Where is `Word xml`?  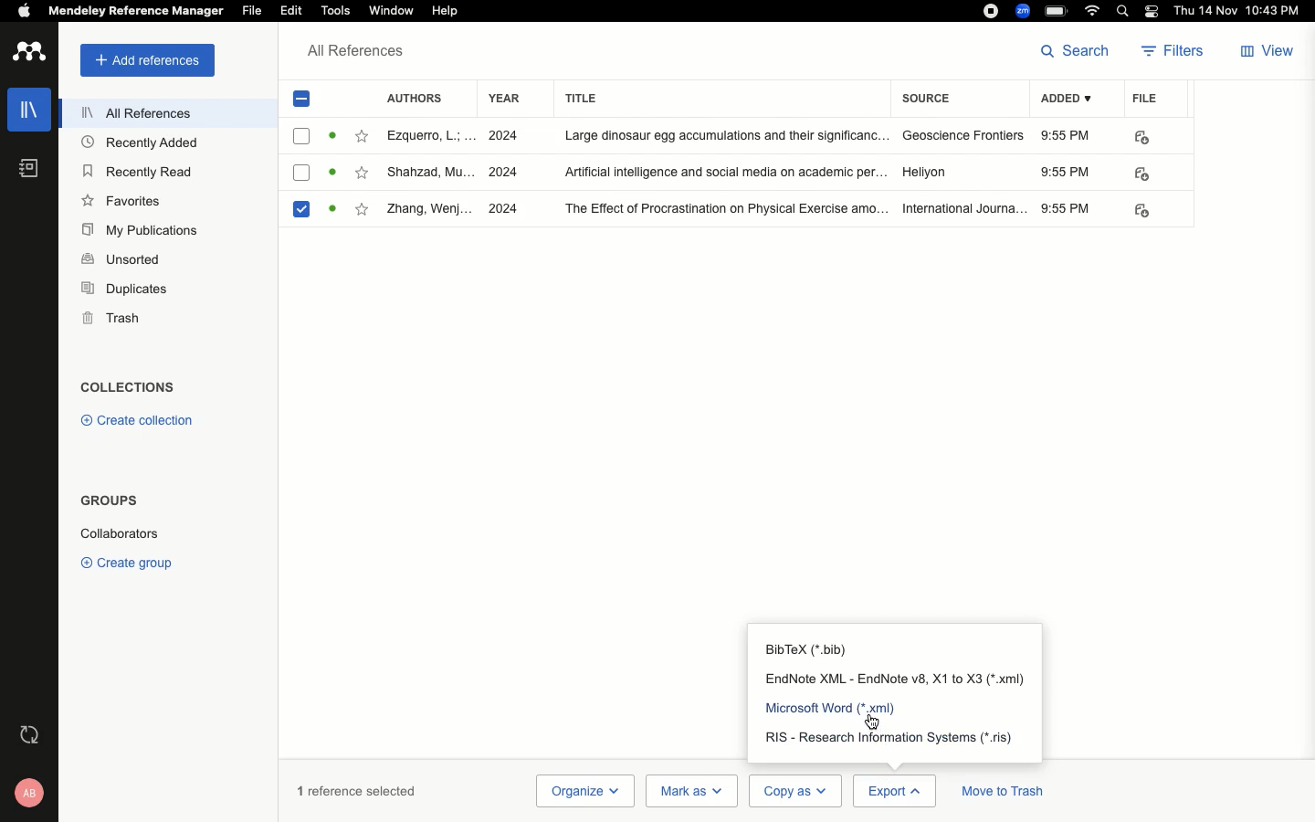 Word xml is located at coordinates (844, 707).